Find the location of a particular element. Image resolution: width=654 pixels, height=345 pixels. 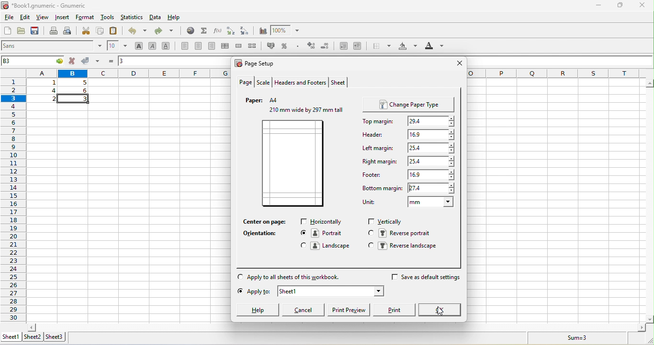

book 1 gnumeric- gnumeric is located at coordinates (49, 5).